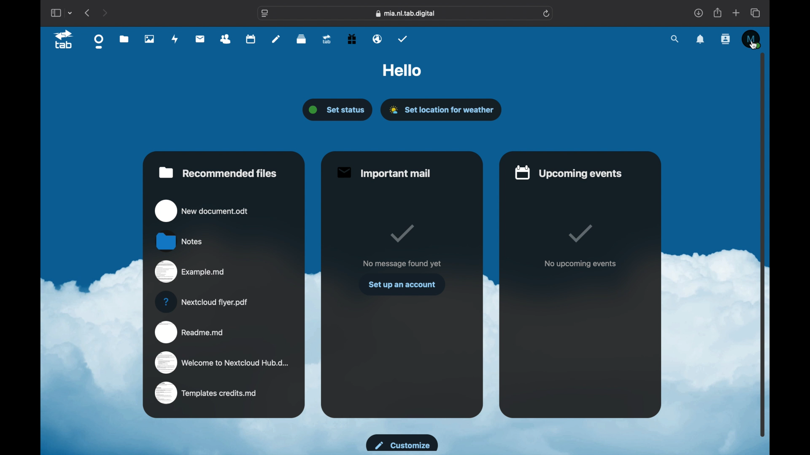 This screenshot has height=455, width=810. I want to click on readme.md, so click(191, 332).